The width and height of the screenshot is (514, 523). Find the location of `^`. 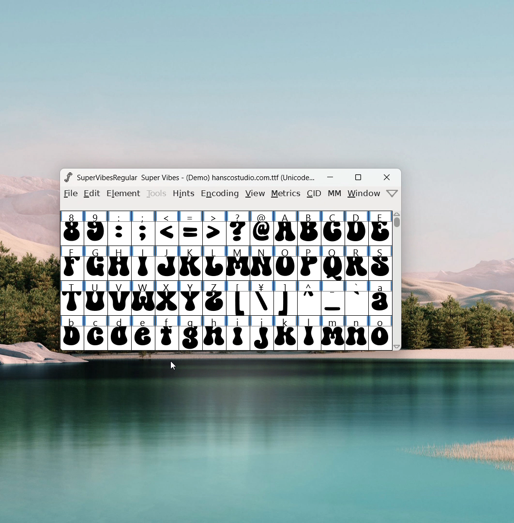

^ is located at coordinates (309, 298).